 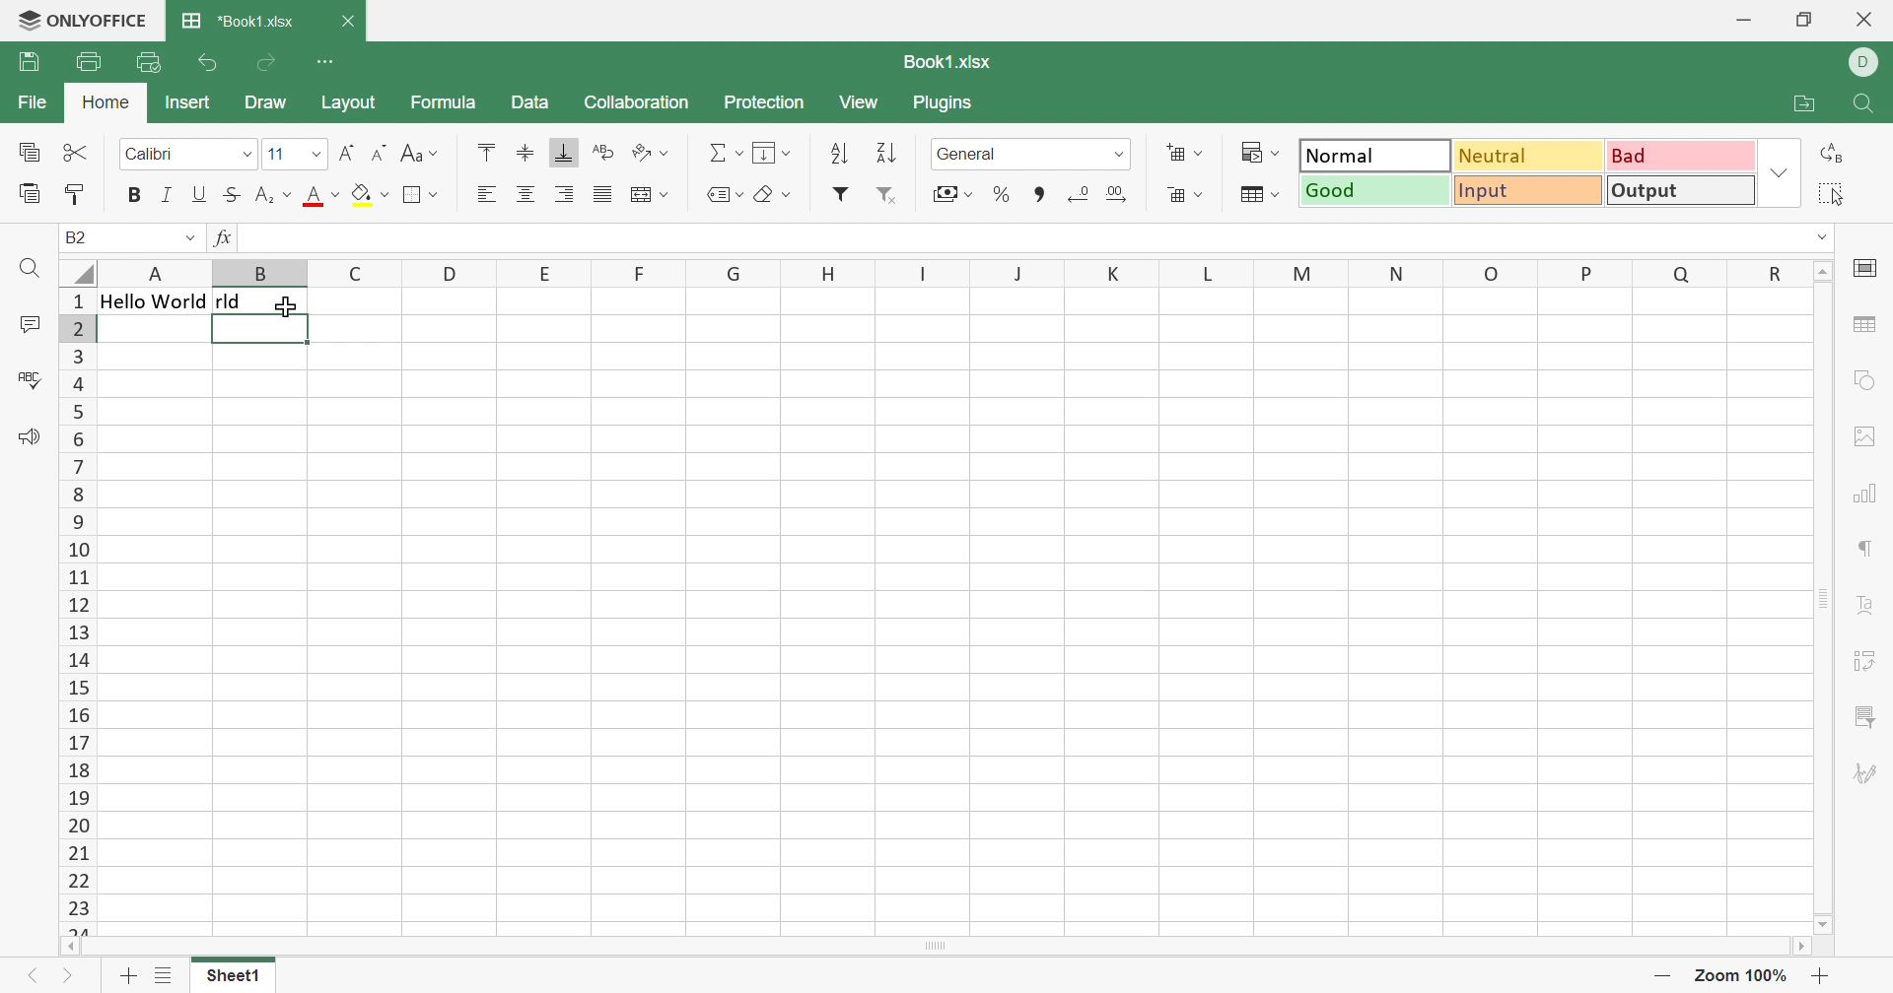 What do you see at coordinates (840, 191) in the screenshot?
I see `Filter` at bounding box center [840, 191].